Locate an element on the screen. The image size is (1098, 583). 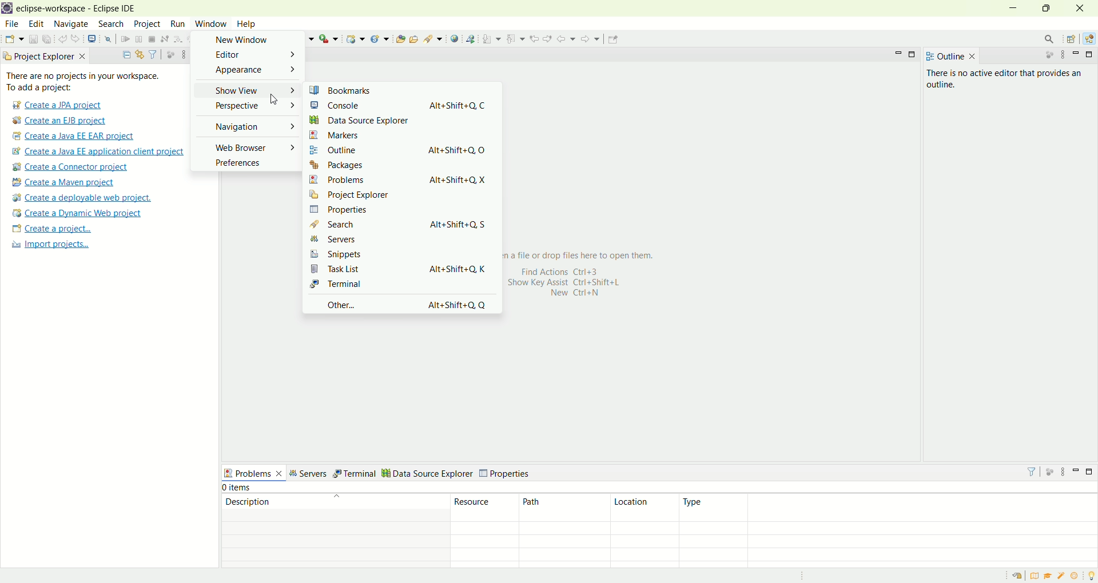
Find Actions Ctrl+3 show key Assist Ctrl+shift+L New Ctrl+N is located at coordinates (576, 286).